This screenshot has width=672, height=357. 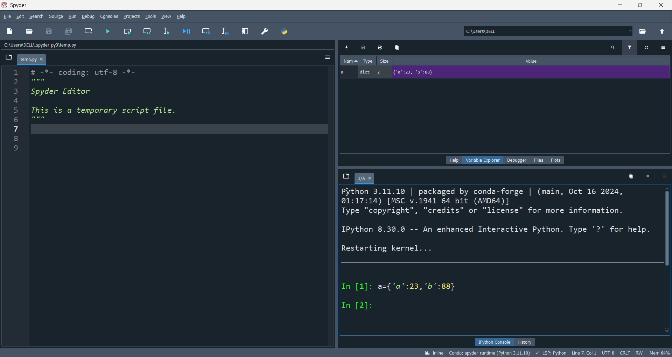 What do you see at coordinates (666, 176) in the screenshot?
I see `options` at bounding box center [666, 176].